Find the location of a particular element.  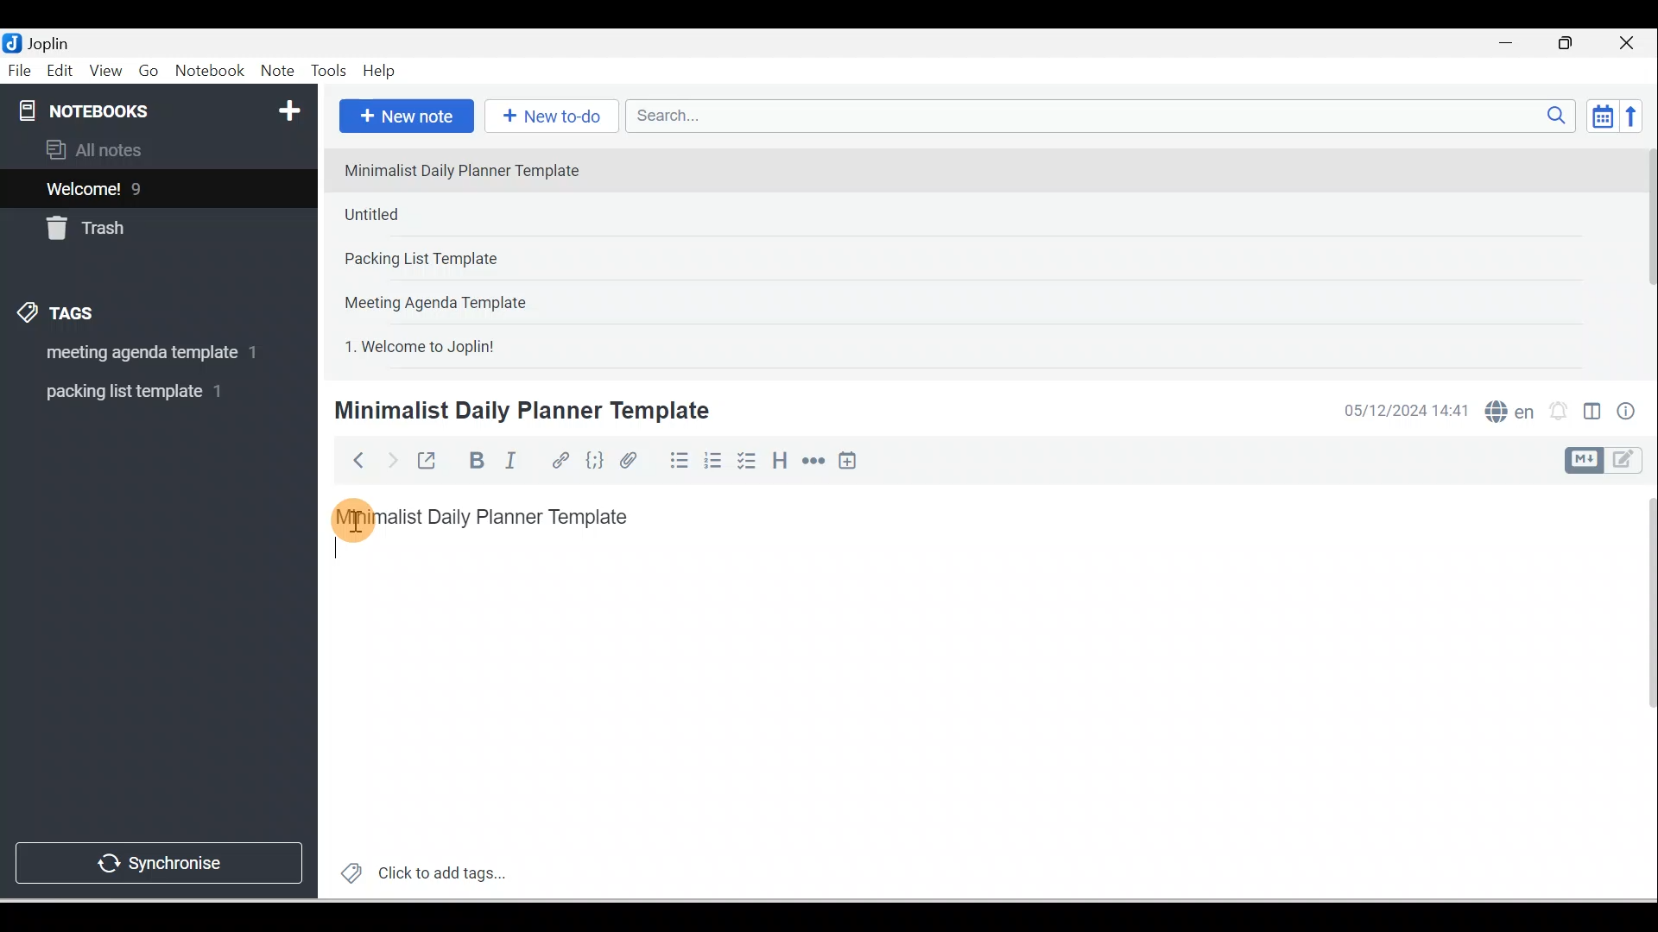

Go is located at coordinates (151, 72).